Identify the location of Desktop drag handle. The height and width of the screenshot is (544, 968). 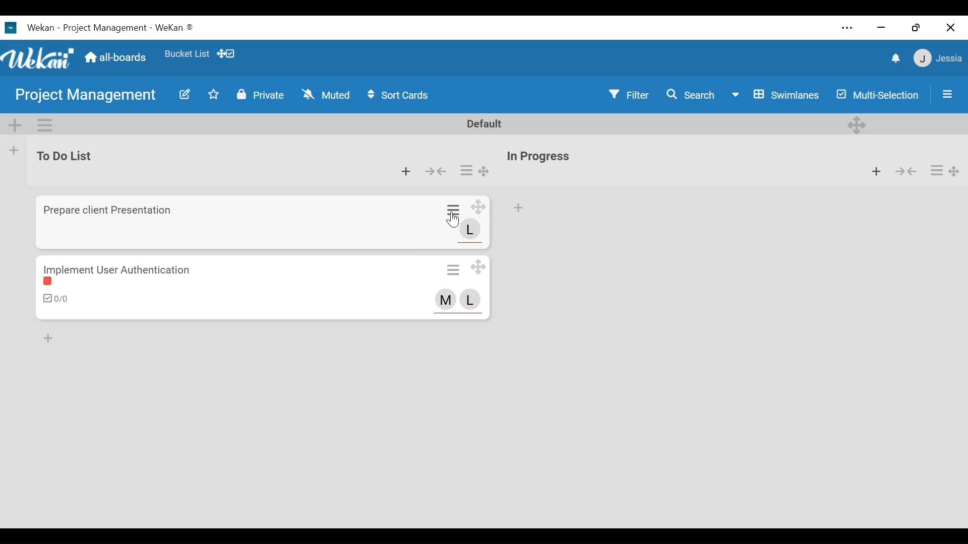
(477, 265).